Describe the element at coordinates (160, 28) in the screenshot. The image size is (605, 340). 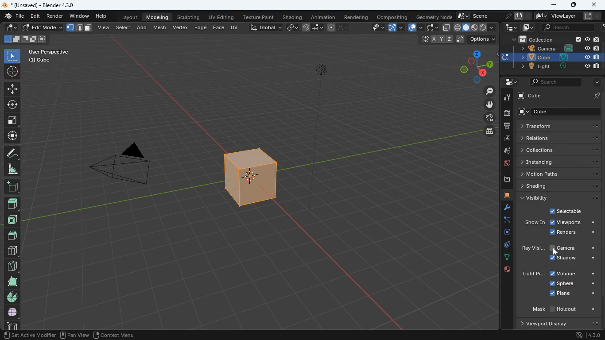
I see `mesh` at that location.